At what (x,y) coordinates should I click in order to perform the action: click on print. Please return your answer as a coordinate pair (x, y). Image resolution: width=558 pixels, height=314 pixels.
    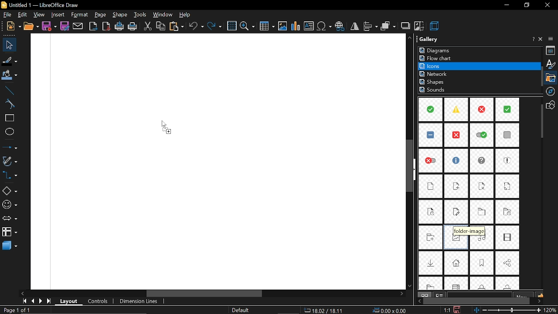
    Looking at the image, I should click on (133, 26).